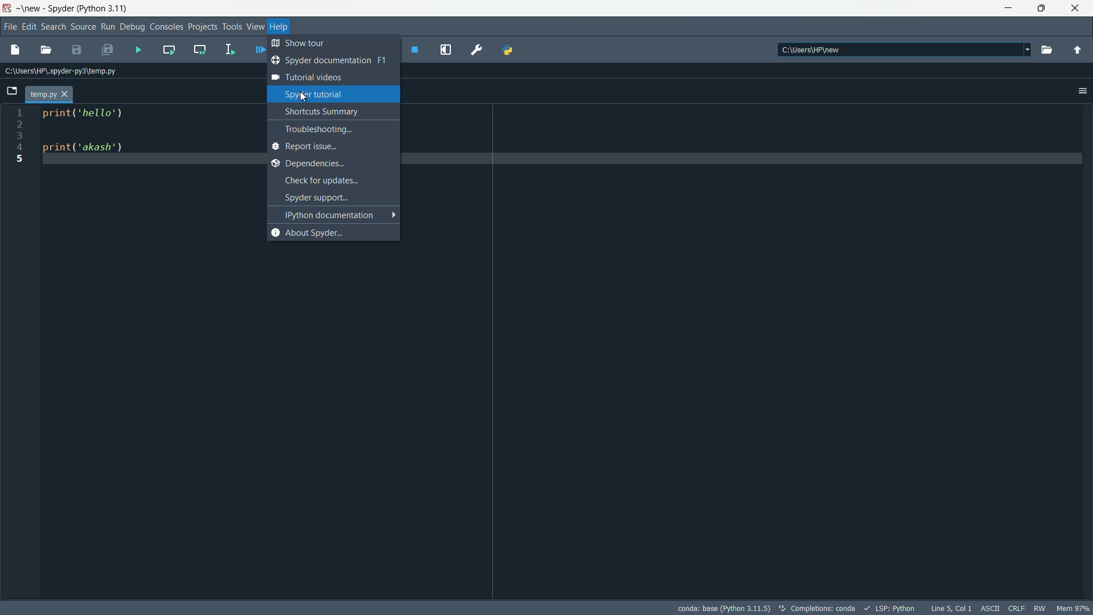 The image size is (1093, 615). What do you see at coordinates (415, 49) in the screenshot?
I see `stop debugging` at bounding box center [415, 49].